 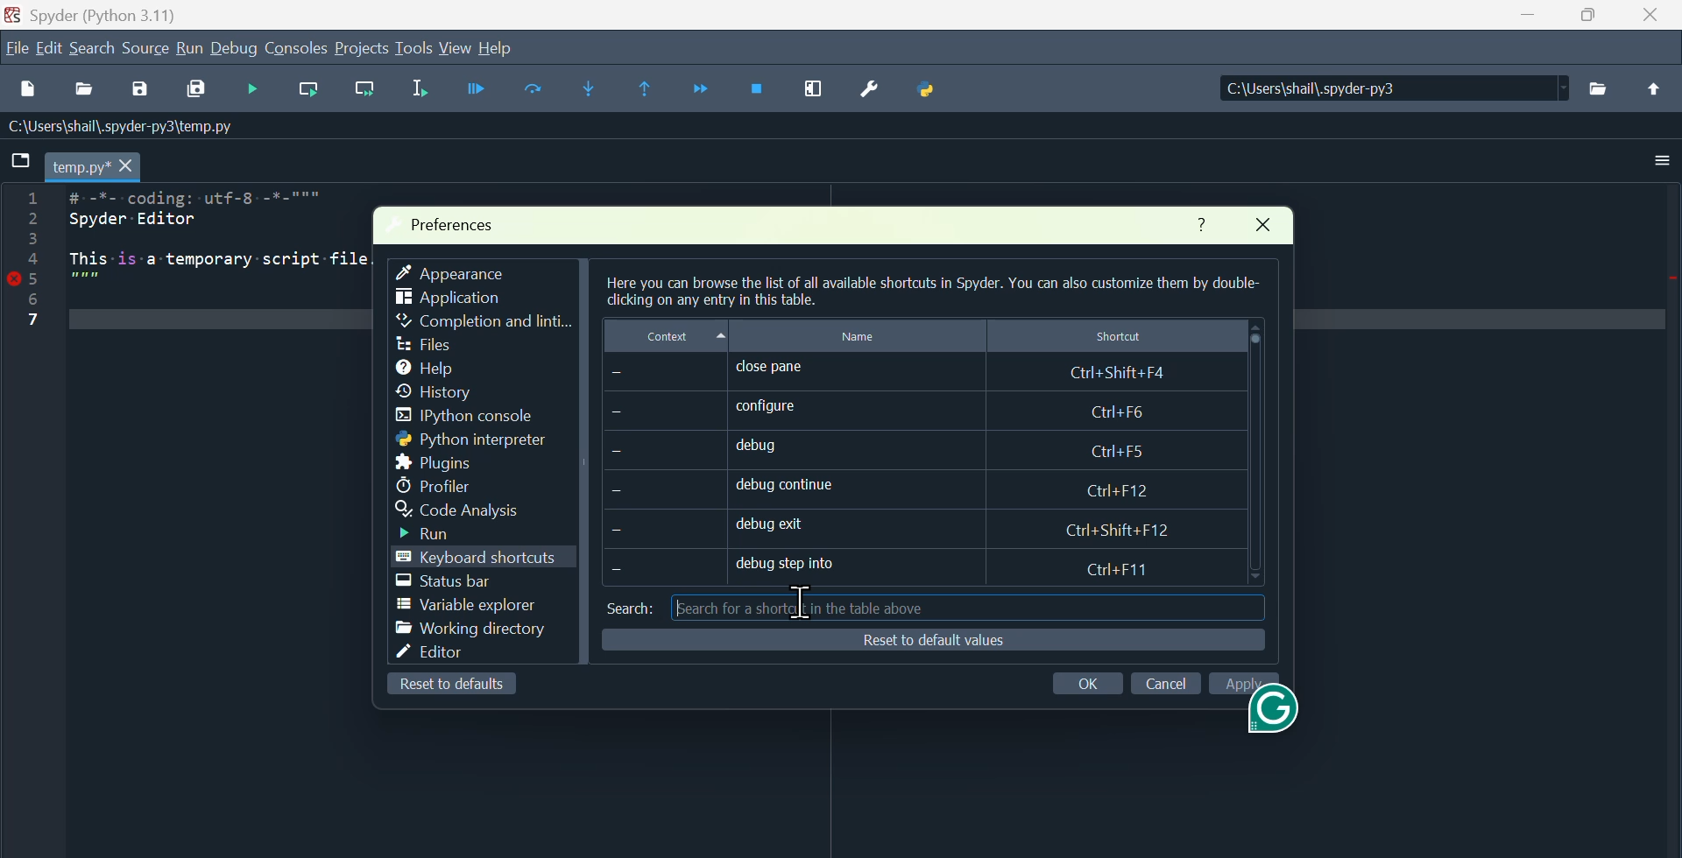 What do you see at coordinates (183, 261) in the screenshot?
I see `Code - # -*- coding: utf-8 -*-""" Spyder Editor This is a temporary script file` at bounding box center [183, 261].